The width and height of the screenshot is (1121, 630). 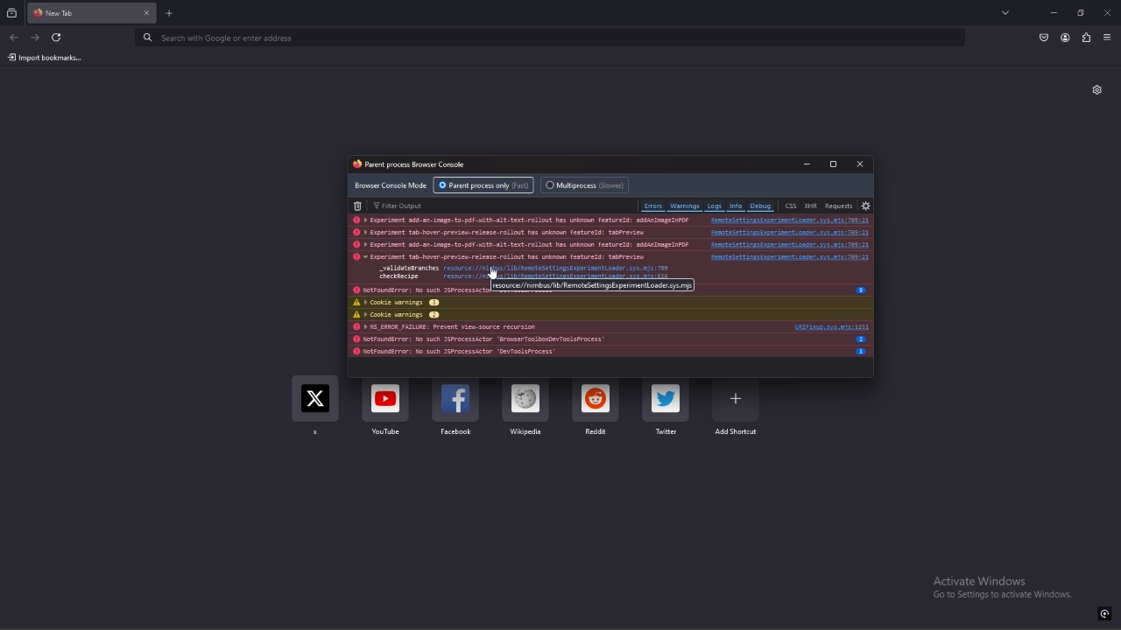 I want to click on cursor, so click(x=493, y=274).